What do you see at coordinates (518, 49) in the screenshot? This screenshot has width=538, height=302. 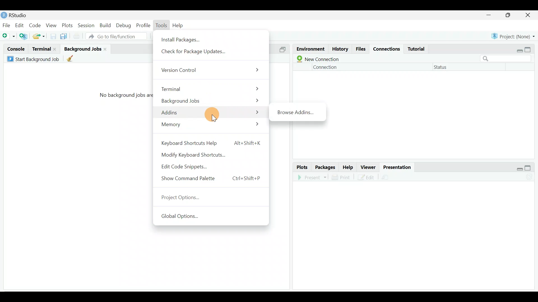 I see `restore down` at bounding box center [518, 49].